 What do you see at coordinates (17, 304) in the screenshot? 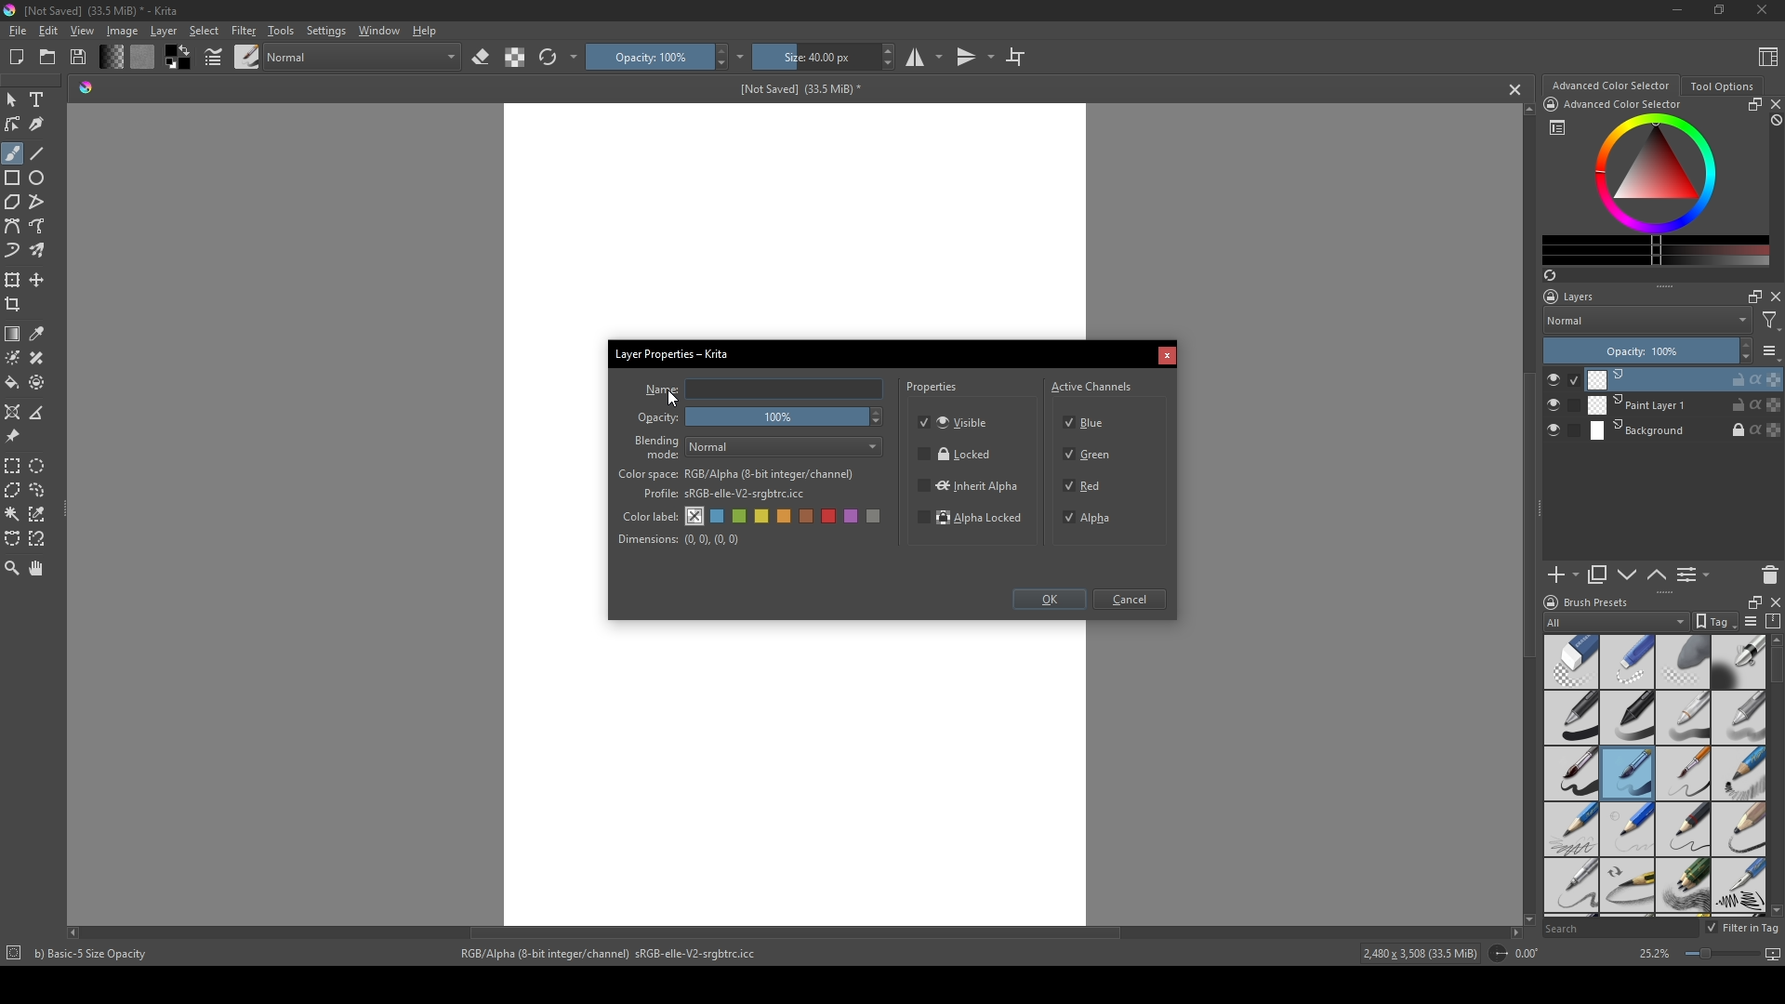
I see `crop` at bounding box center [17, 304].